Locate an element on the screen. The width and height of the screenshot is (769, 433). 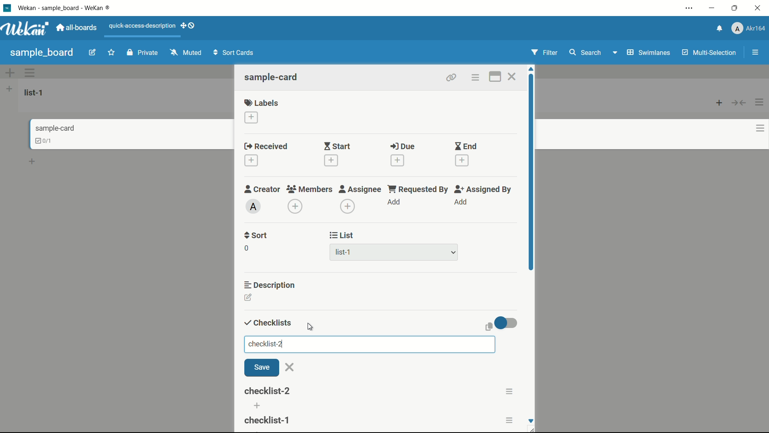
sort cards is located at coordinates (234, 53).